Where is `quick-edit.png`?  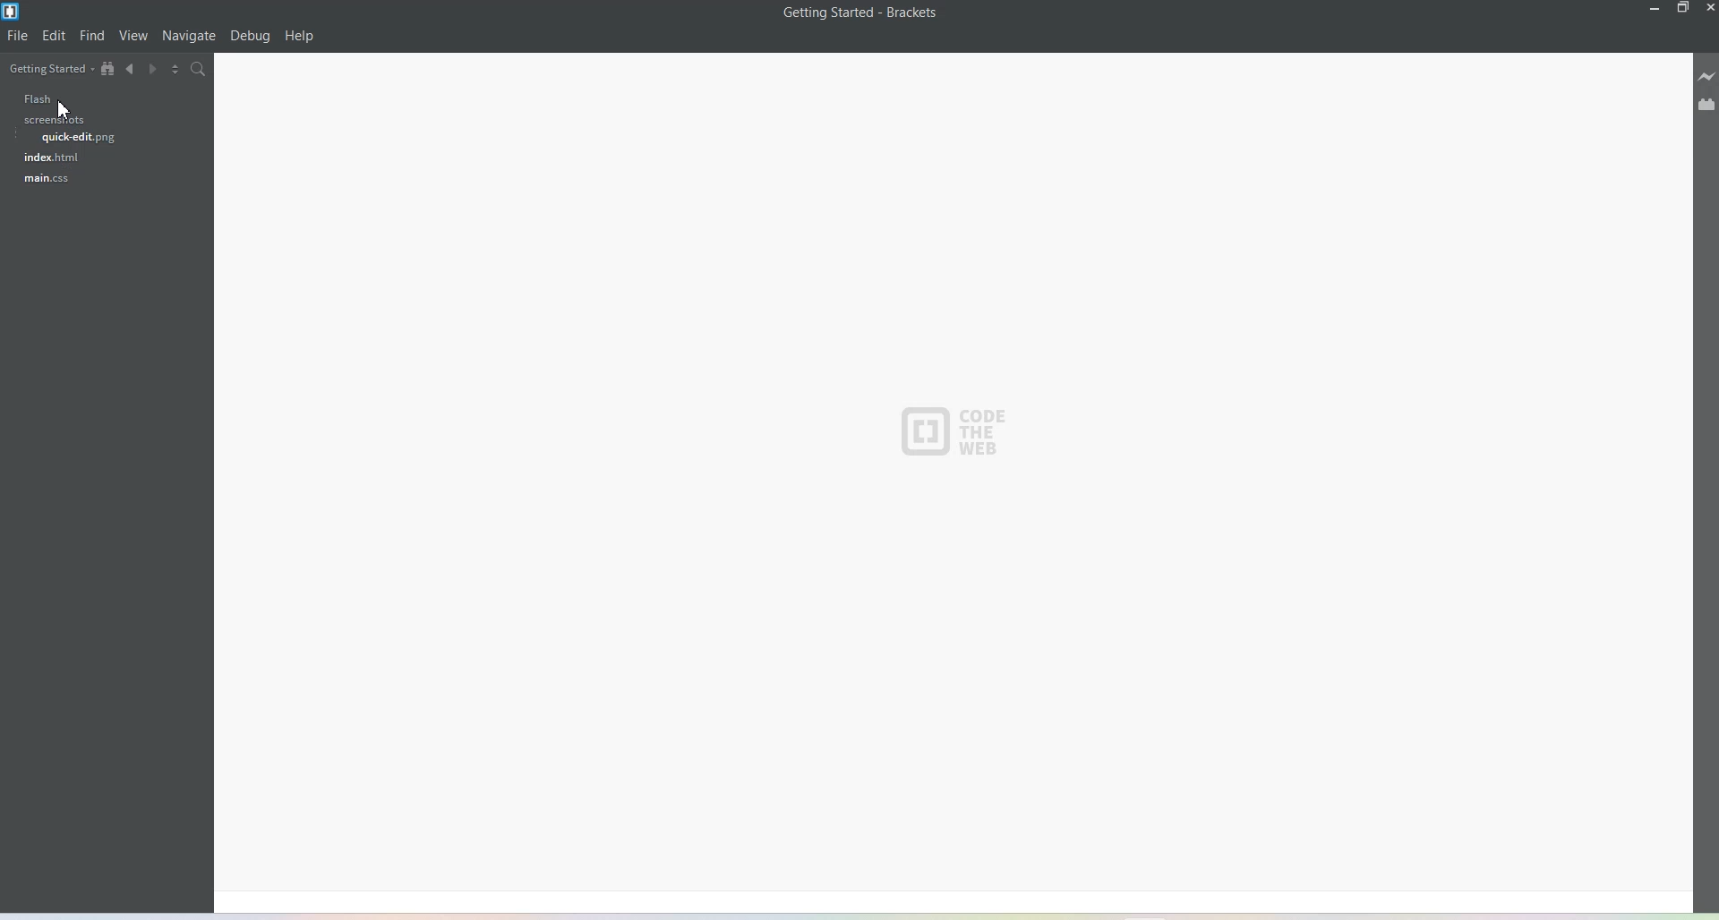
quick-edit.png is located at coordinates (78, 140).